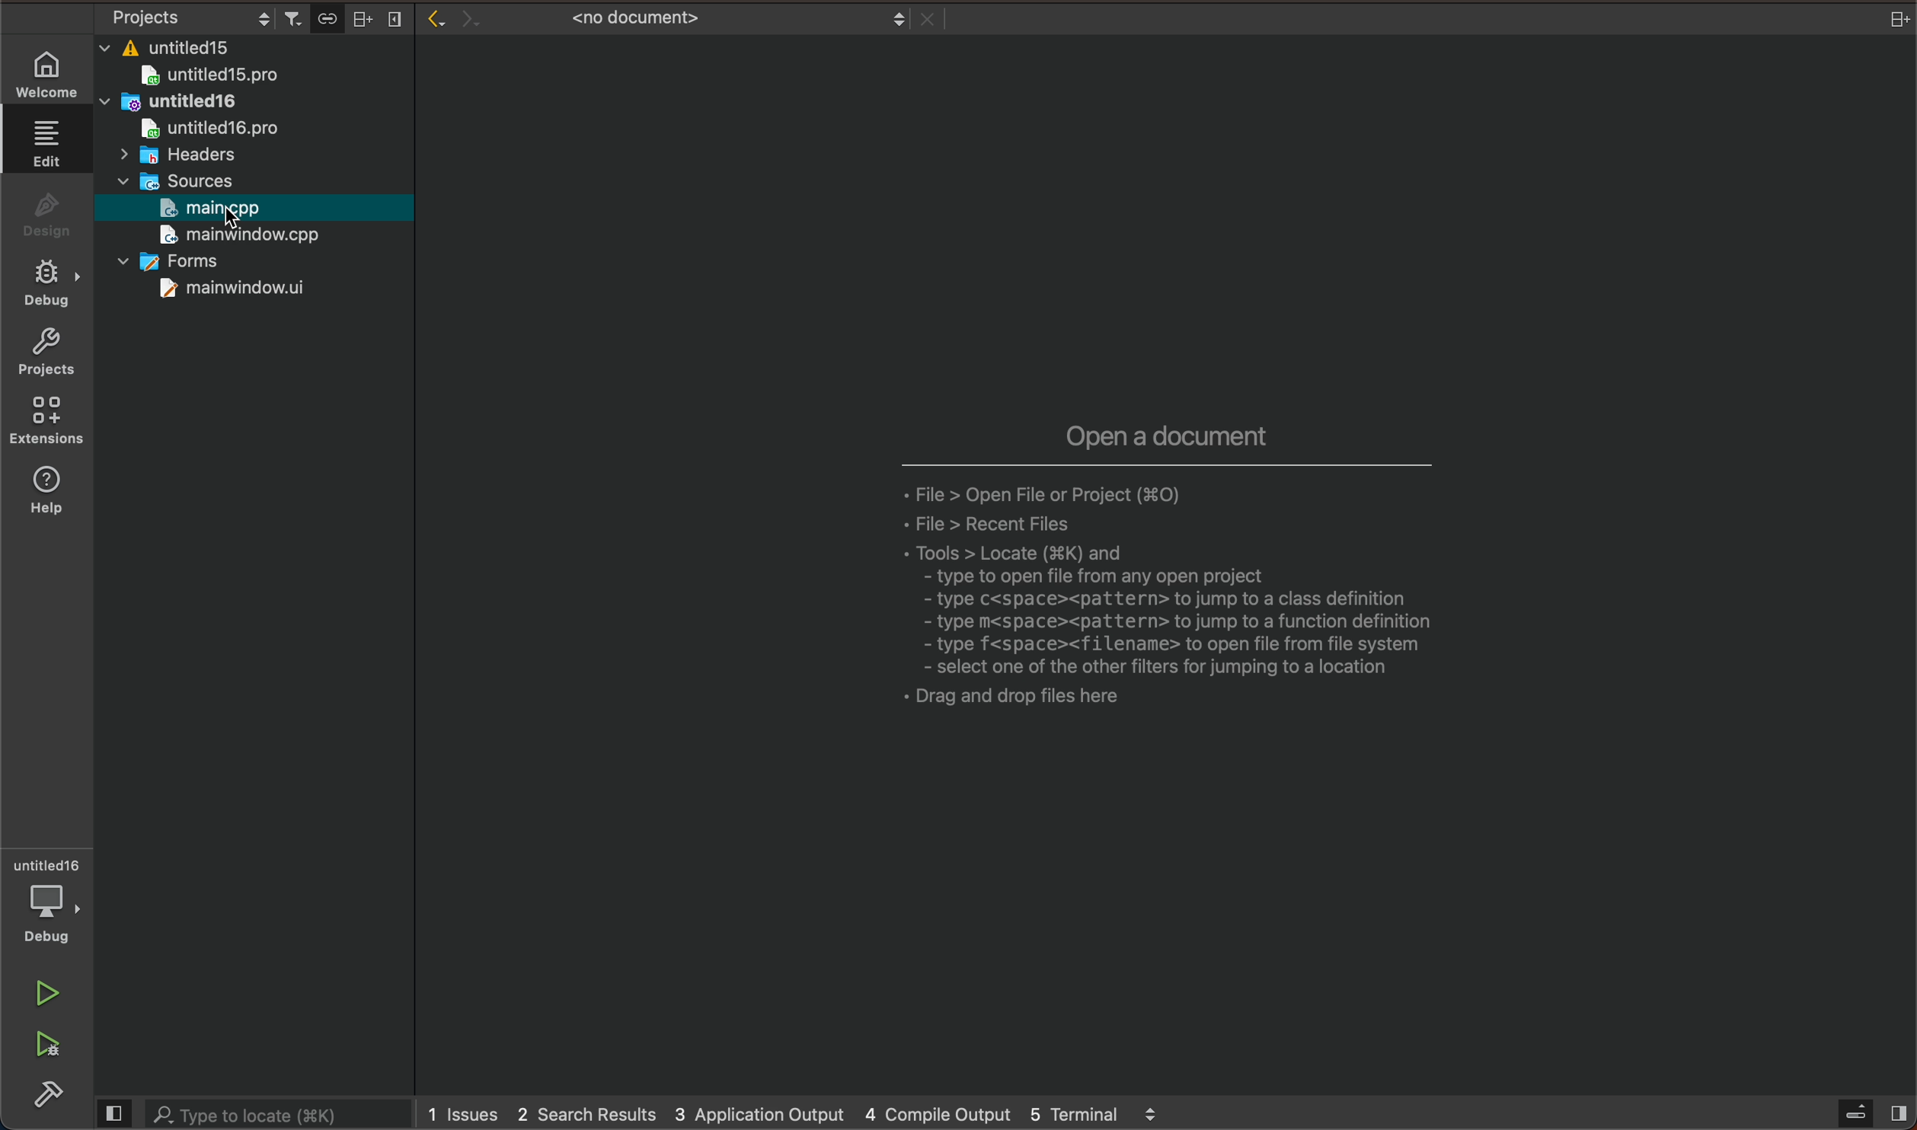 The height and width of the screenshot is (1130, 1917). What do you see at coordinates (193, 263) in the screenshot?
I see `forms` at bounding box center [193, 263].